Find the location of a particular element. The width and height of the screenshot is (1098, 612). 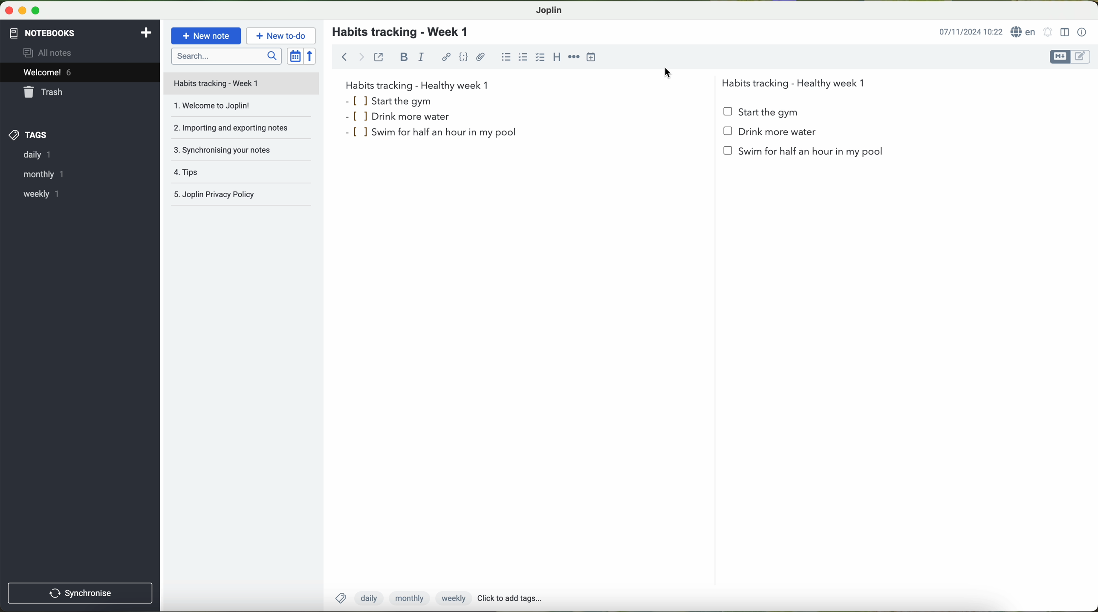

new note button is located at coordinates (206, 36).